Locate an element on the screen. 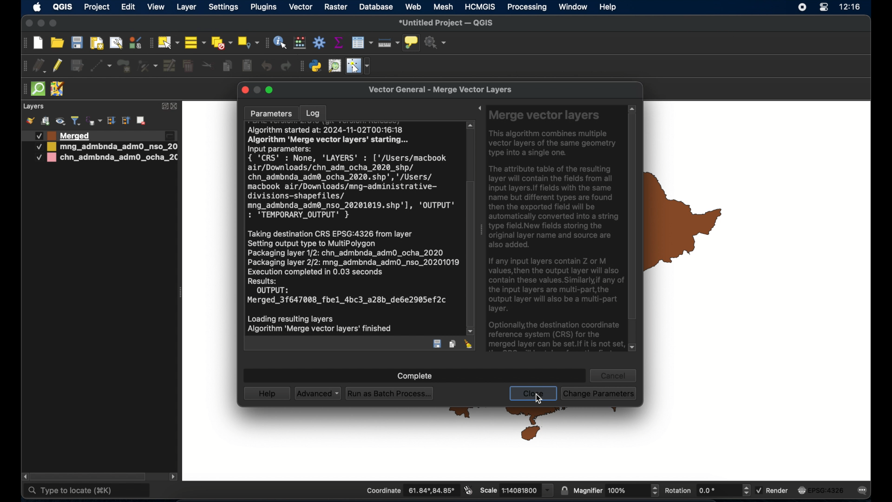 This screenshot has height=502, width=892. current edits is located at coordinates (40, 67).